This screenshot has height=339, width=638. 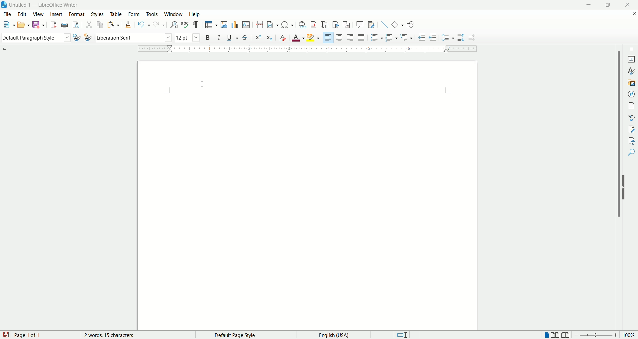 What do you see at coordinates (6, 334) in the screenshot?
I see `save` at bounding box center [6, 334].